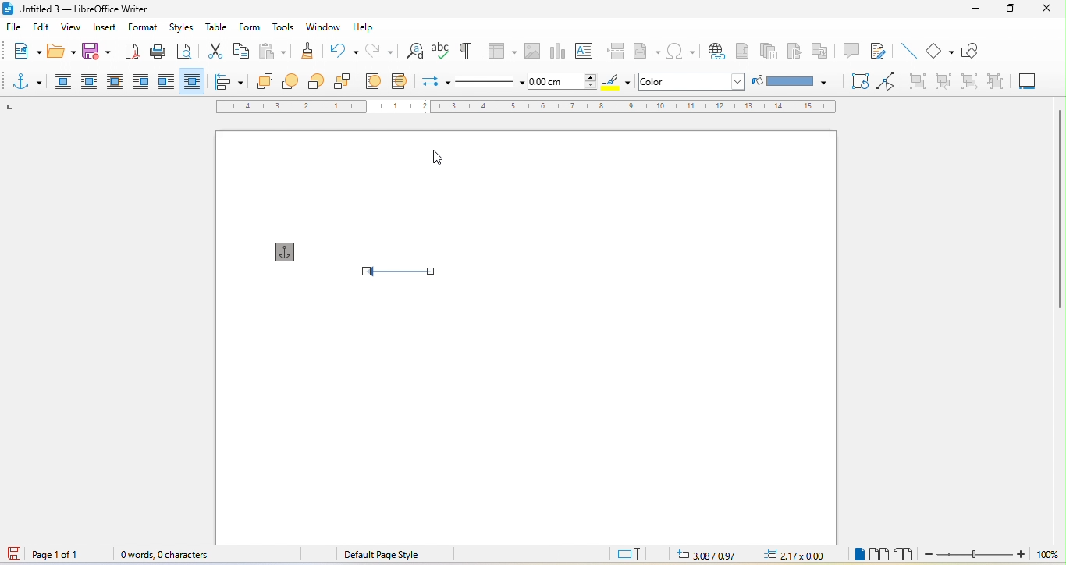 This screenshot has width=1066, height=565. What do you see at coordinates (1010, 10) in the screenshot?
I see `maximize` at bounding box center [1010, 10].